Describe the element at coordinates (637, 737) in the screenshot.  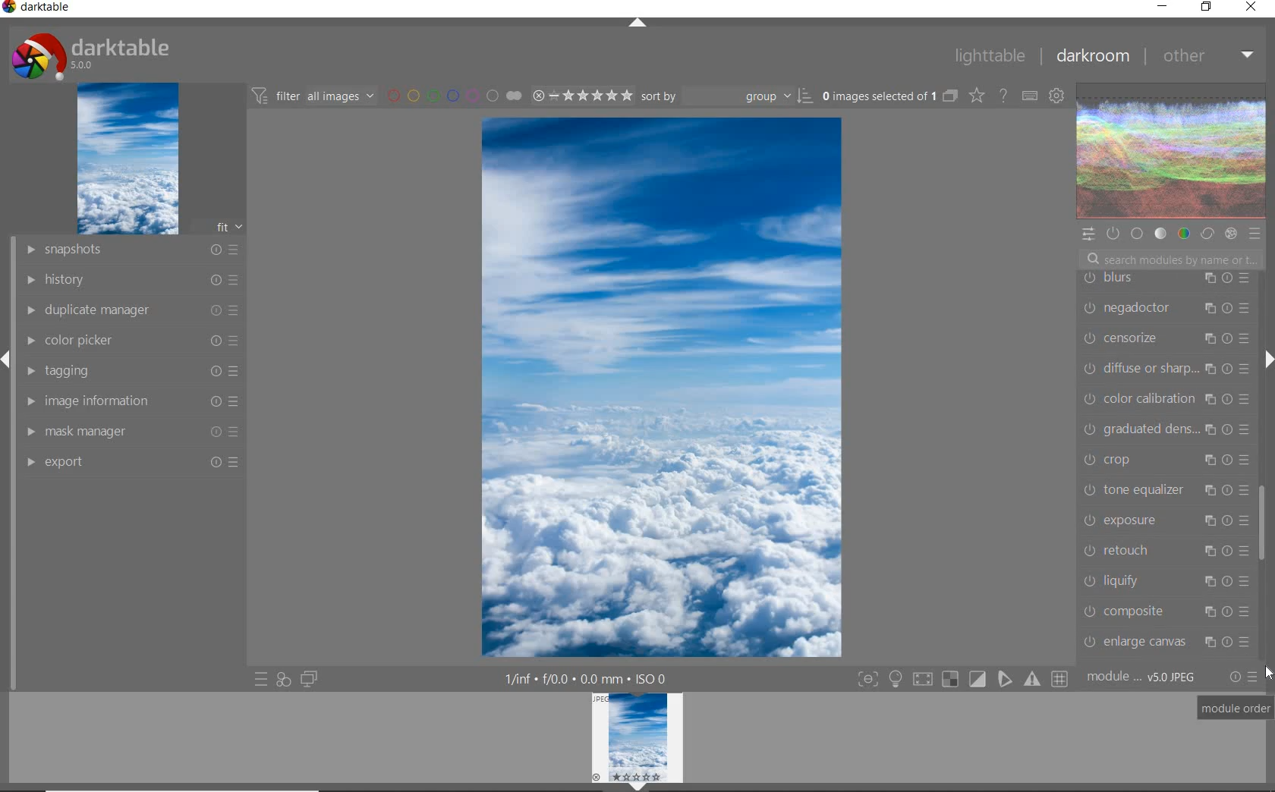
I see `IMAGE PREVIEW` at that location.